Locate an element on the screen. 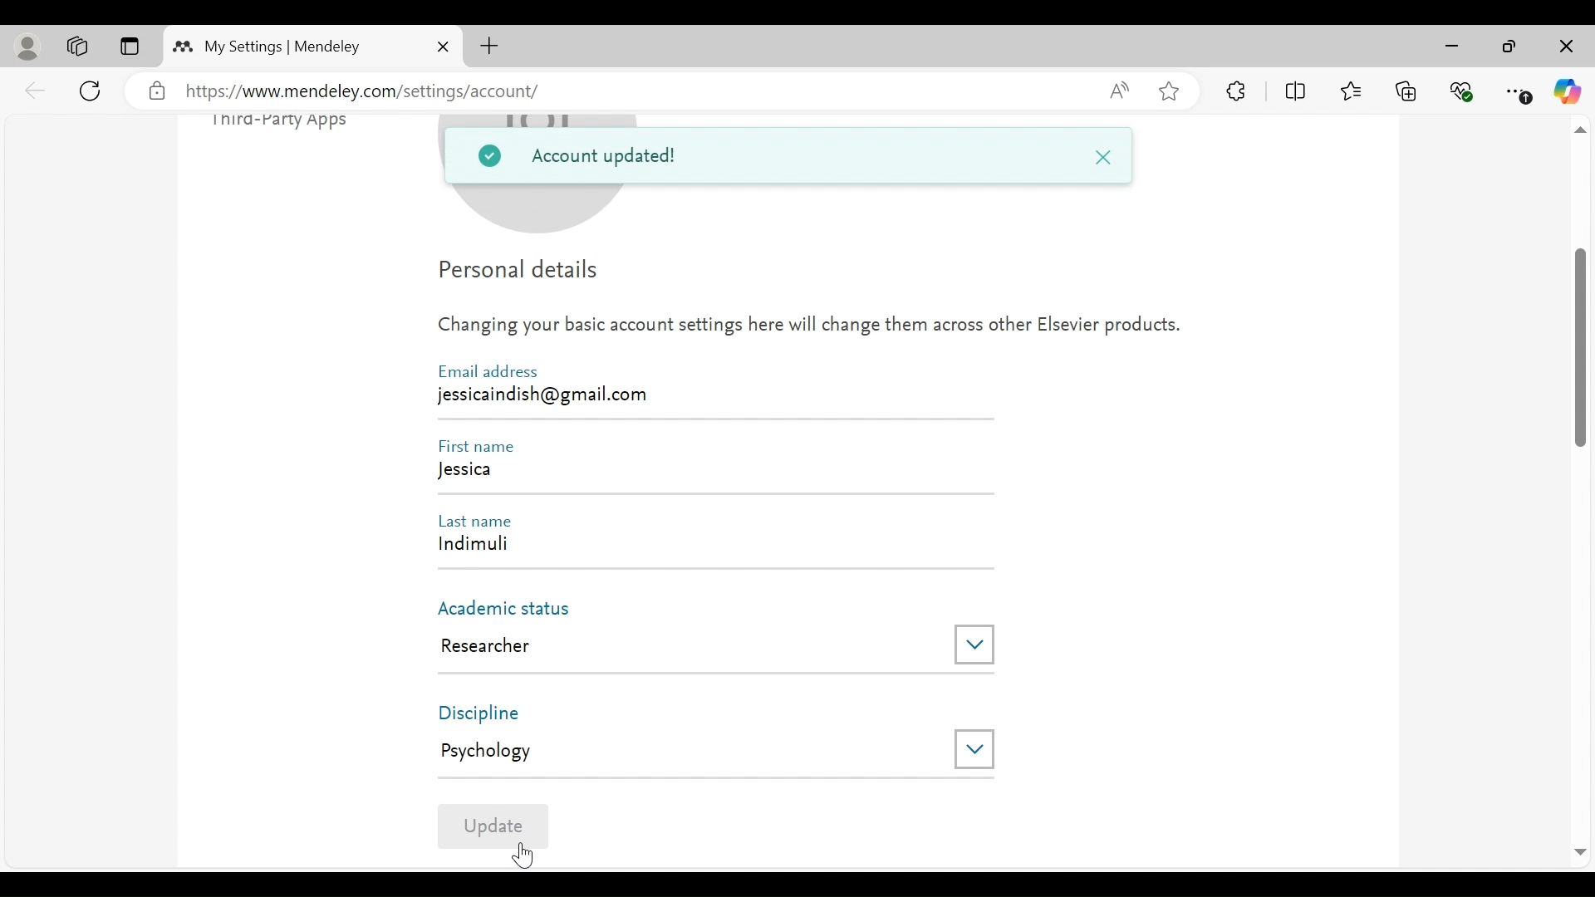 The image size is (1595, 897). personal is located at coordinates (29, 47).